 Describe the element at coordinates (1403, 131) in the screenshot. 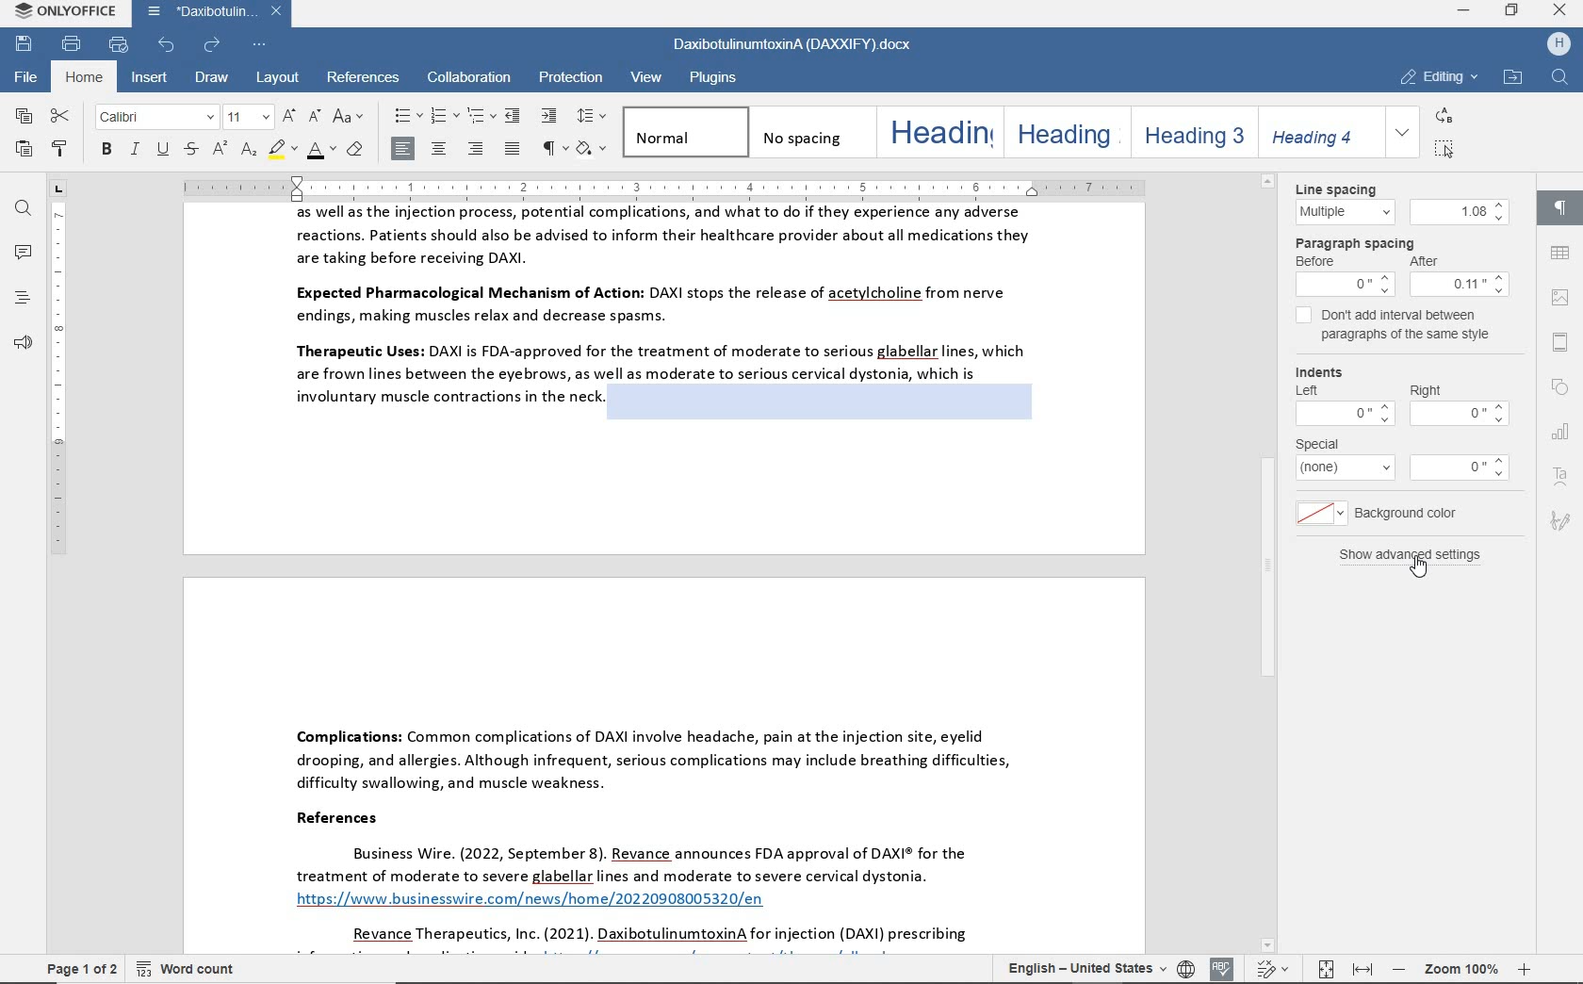

I see `expand` at that location.